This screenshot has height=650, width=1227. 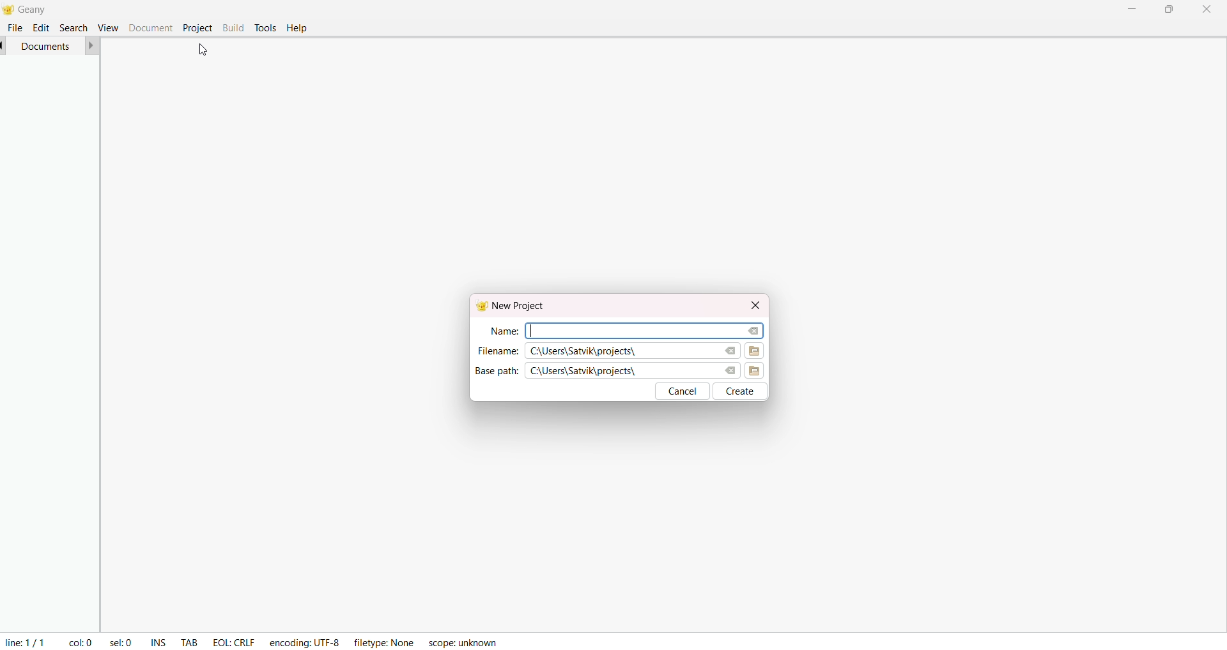 What do you see at coordinates (190, 644) in the screenshot?
I see `tab` at bounding box center [190, 644].